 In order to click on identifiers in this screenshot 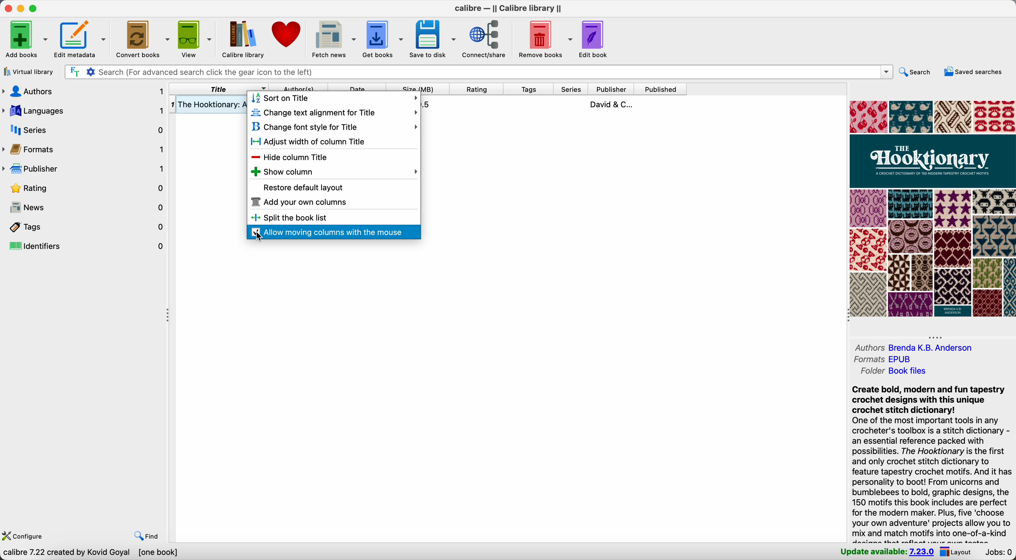, I will do `click(84, 245)`.